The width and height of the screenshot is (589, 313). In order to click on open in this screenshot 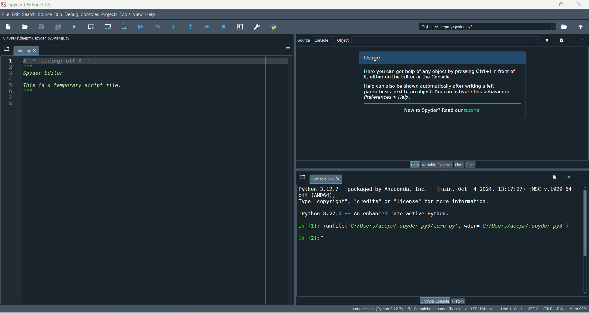, I will do `click(25, 27)`.